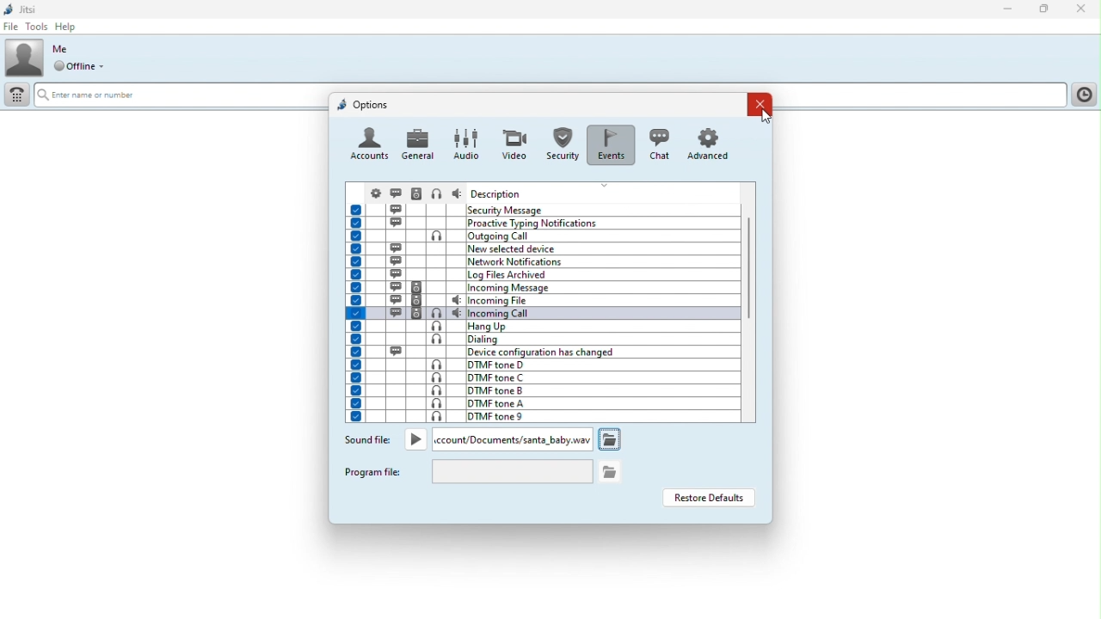 This screenshot has width=1101, height=619. What do you see at coordinates (513, 439) in the screenshot?
I see `New ringtone file path` at bounding box center [513, 439].